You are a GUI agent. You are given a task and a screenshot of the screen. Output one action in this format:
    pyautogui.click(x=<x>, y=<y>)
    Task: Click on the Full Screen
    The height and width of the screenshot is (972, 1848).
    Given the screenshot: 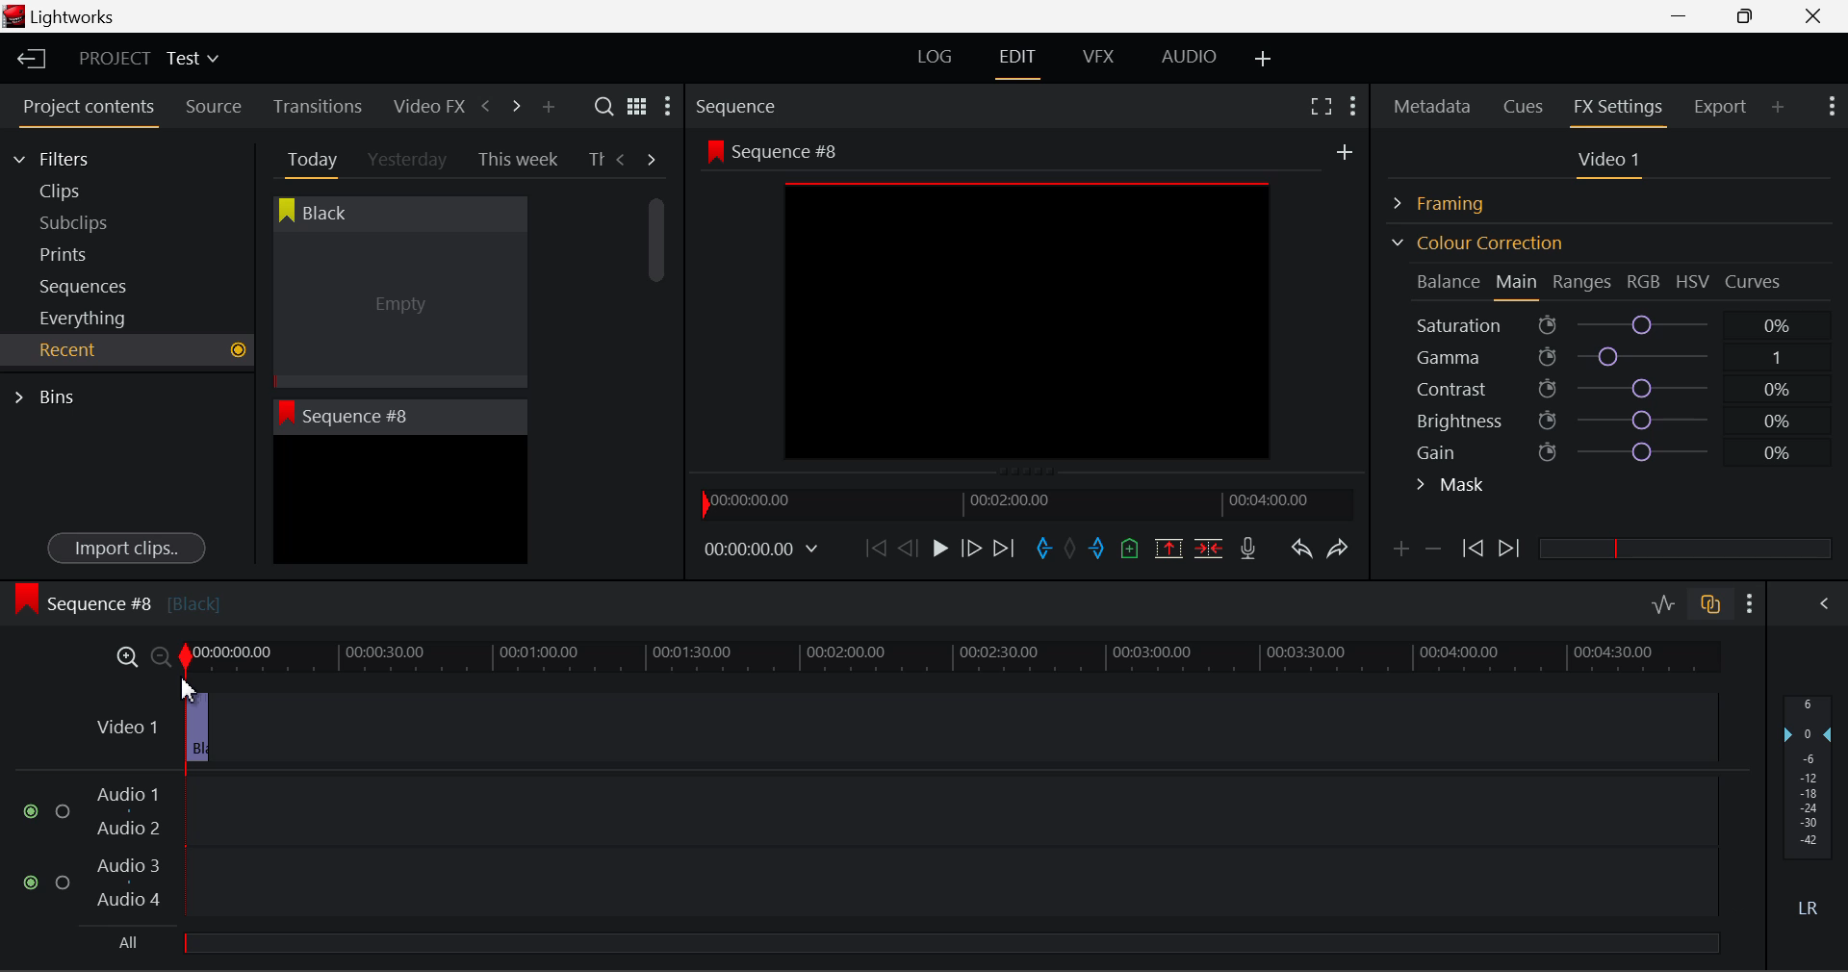 What is the action you would take?
    pyautogui.click(x=1321, y=105)
    